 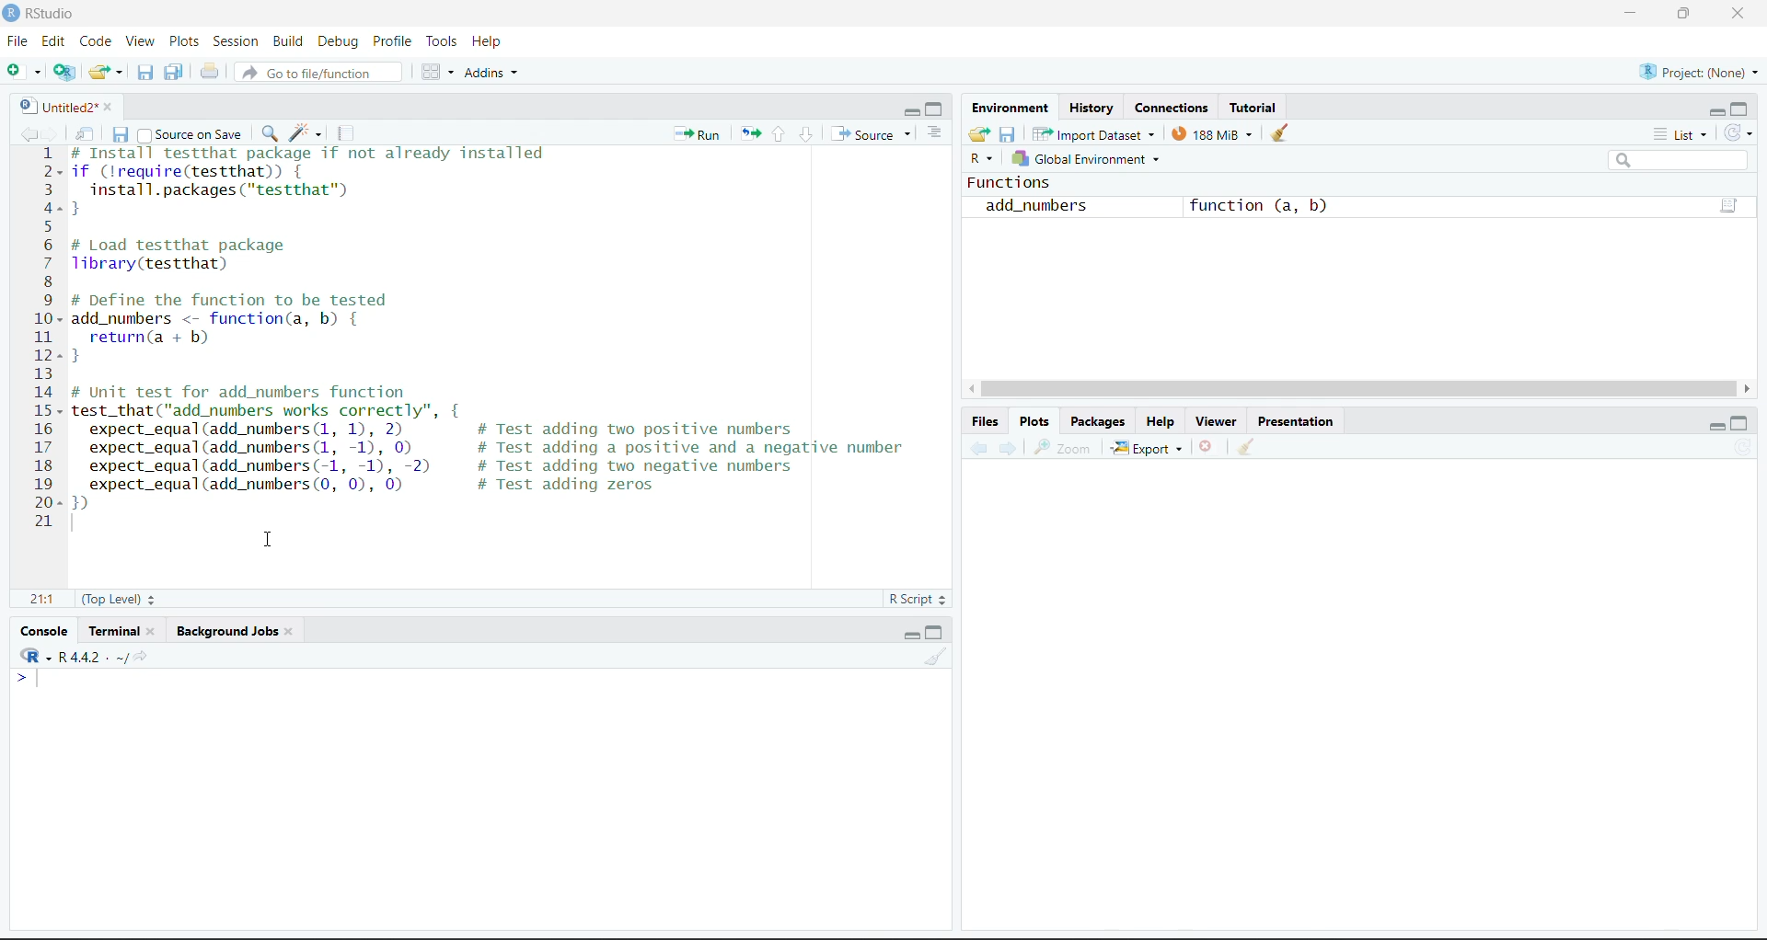 I want to click on Tutorial, so click(x=1252, y=107).